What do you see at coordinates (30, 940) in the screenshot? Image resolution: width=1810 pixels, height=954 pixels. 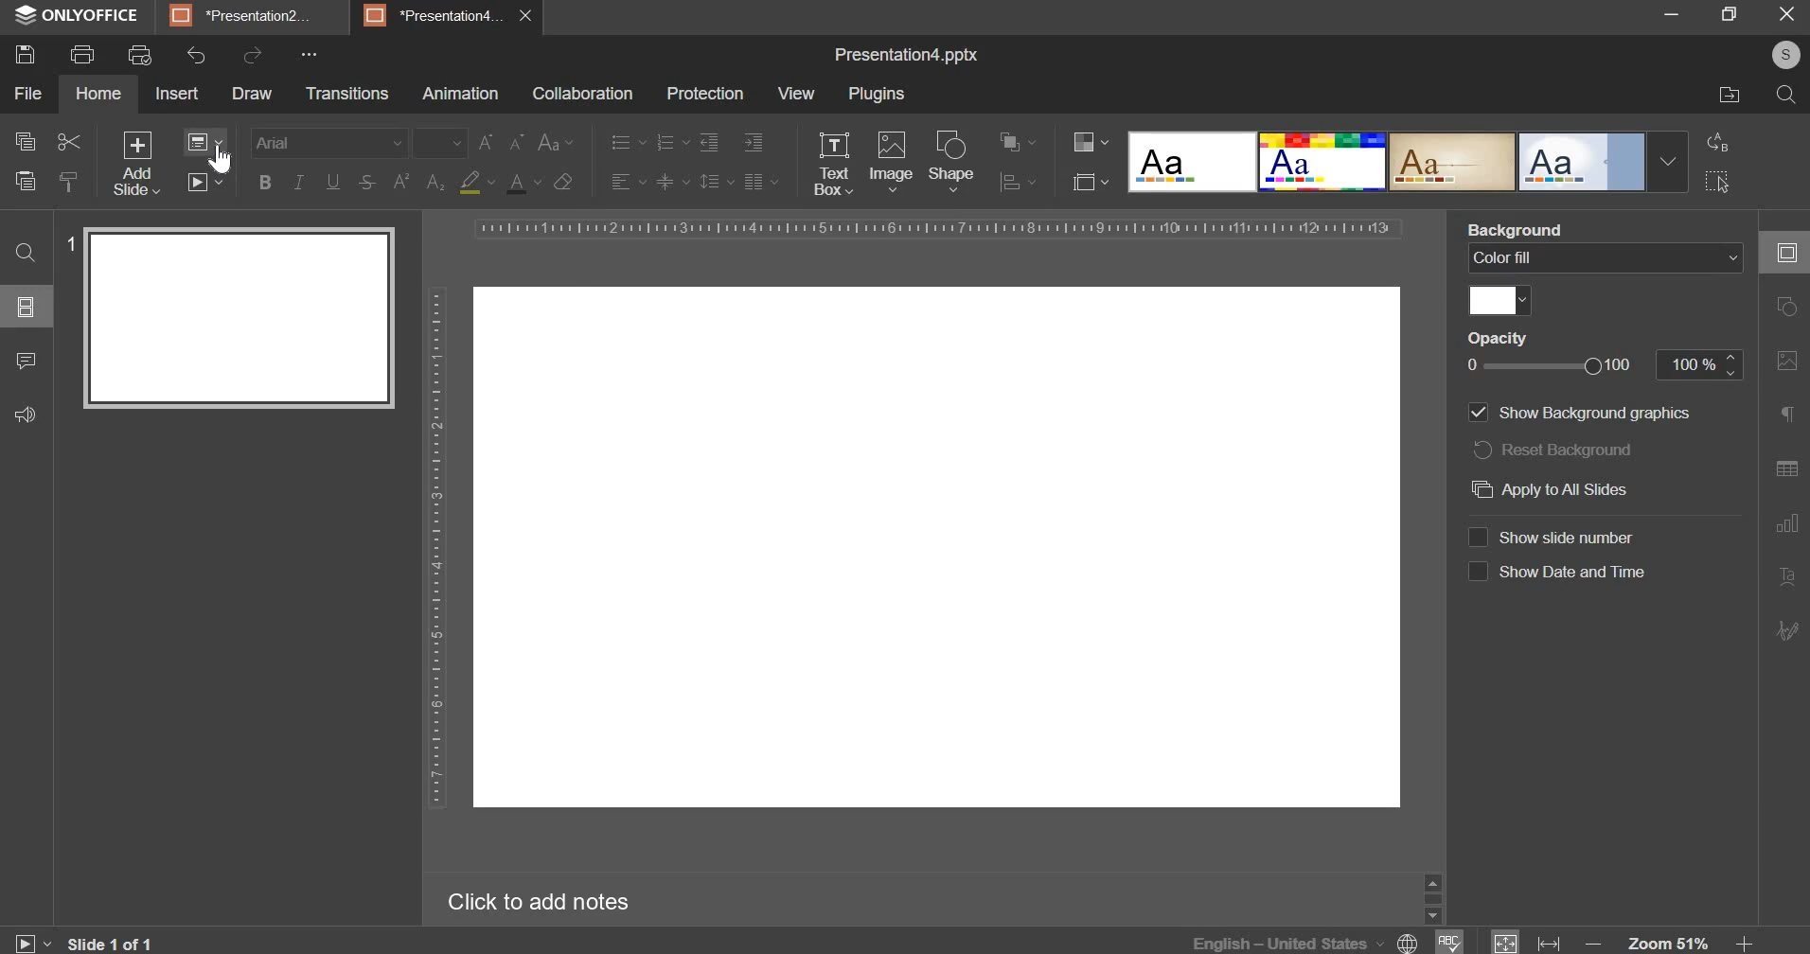 I see `slide show` at bounding box center [30, 940].